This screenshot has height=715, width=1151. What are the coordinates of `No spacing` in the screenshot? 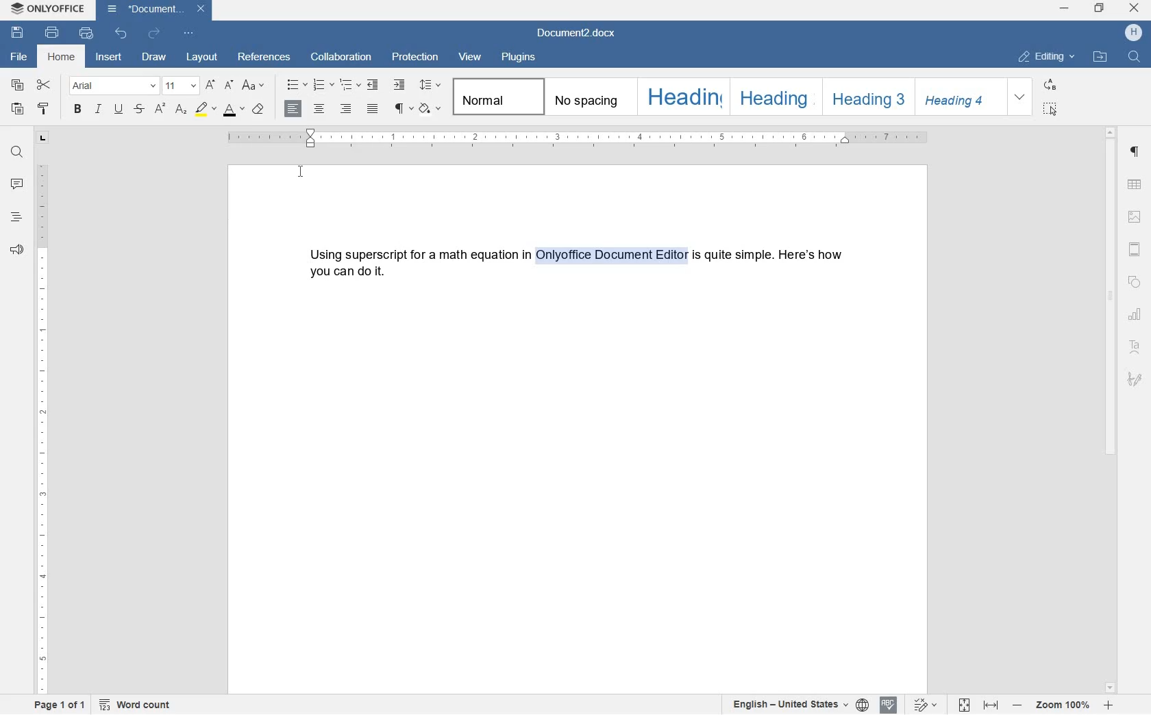 It's located at (586, 96).